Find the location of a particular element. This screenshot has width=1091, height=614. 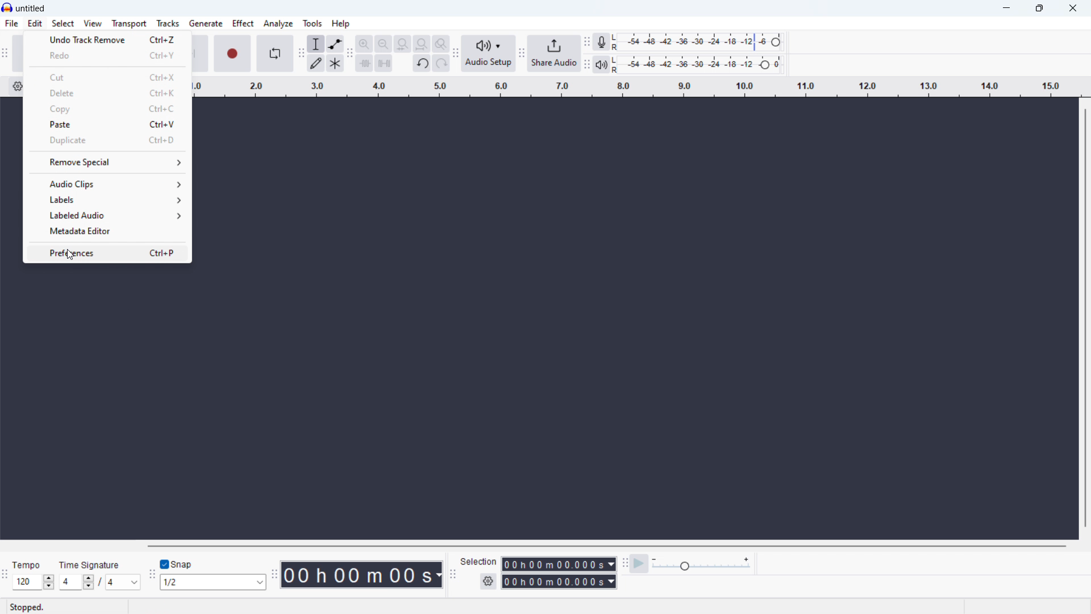

fit selection to width is located at coordinates (402, 44).